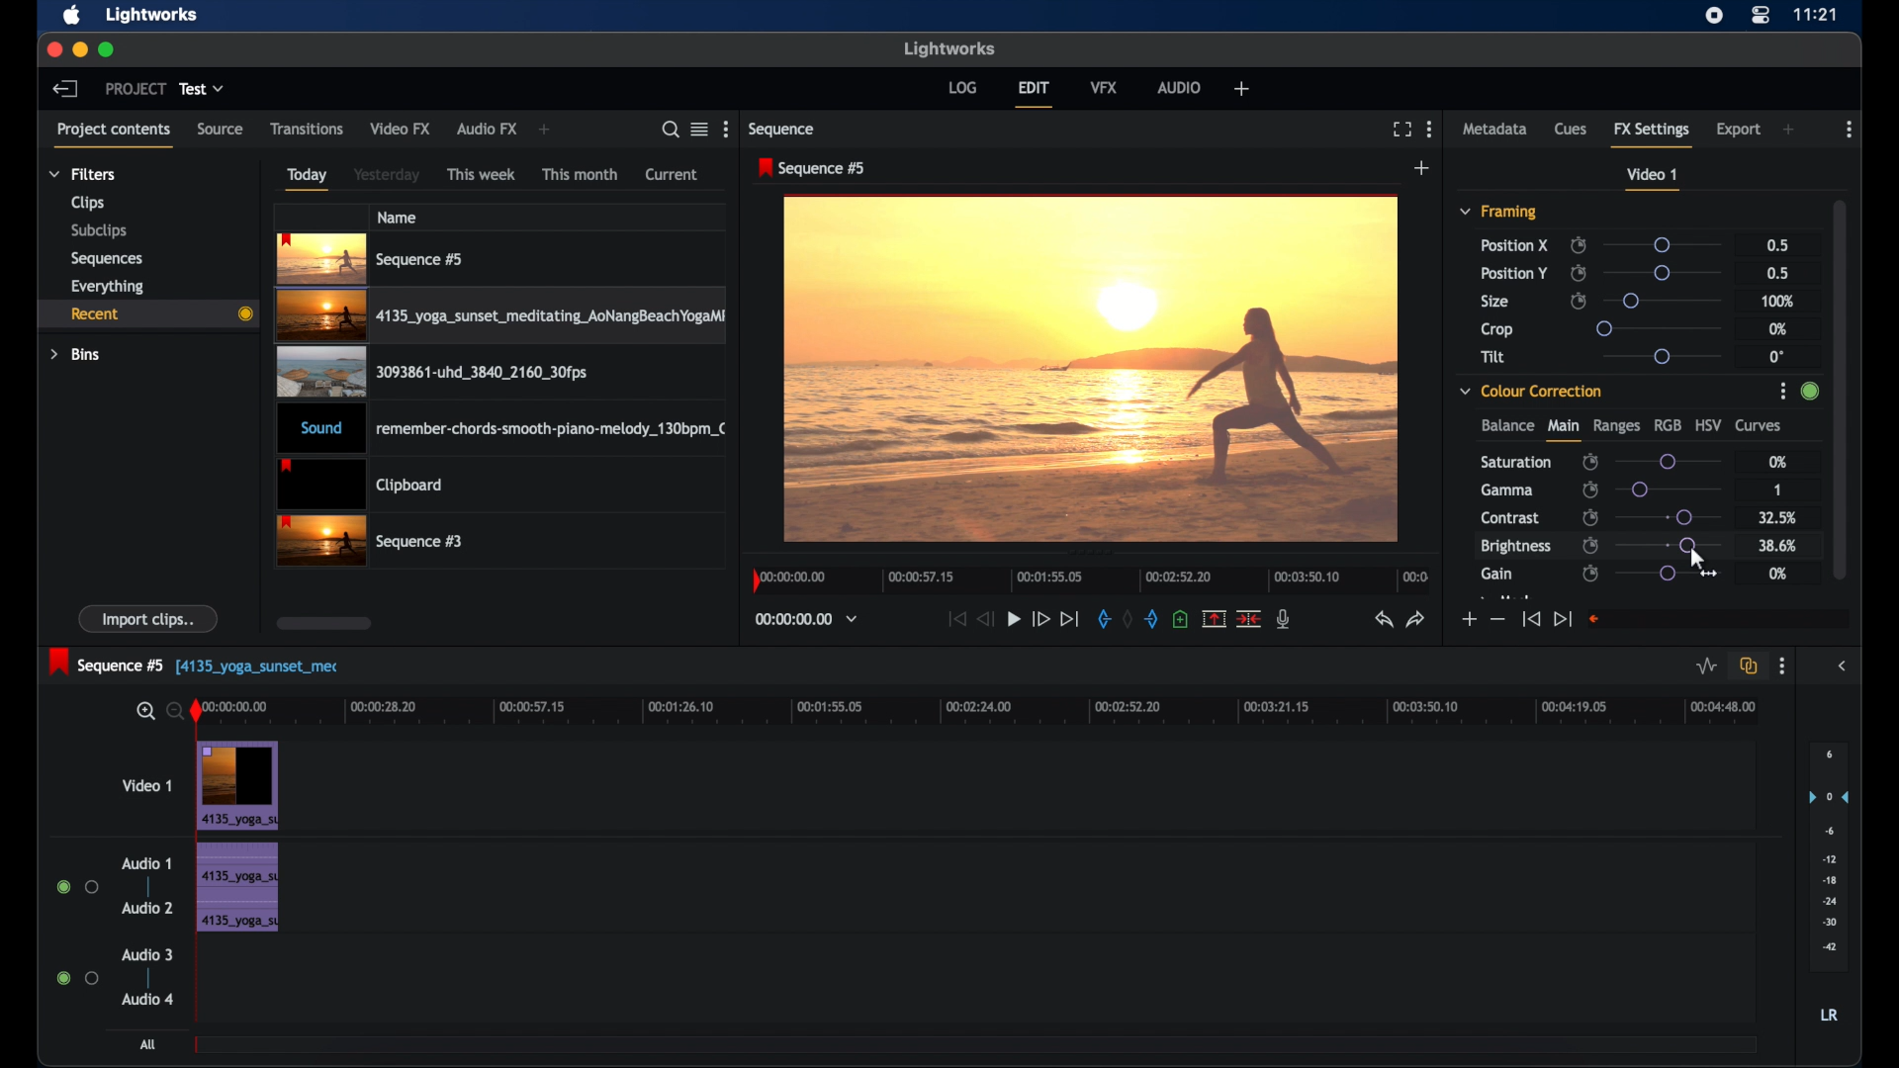  I want to click on redo, so click(1417, 619).